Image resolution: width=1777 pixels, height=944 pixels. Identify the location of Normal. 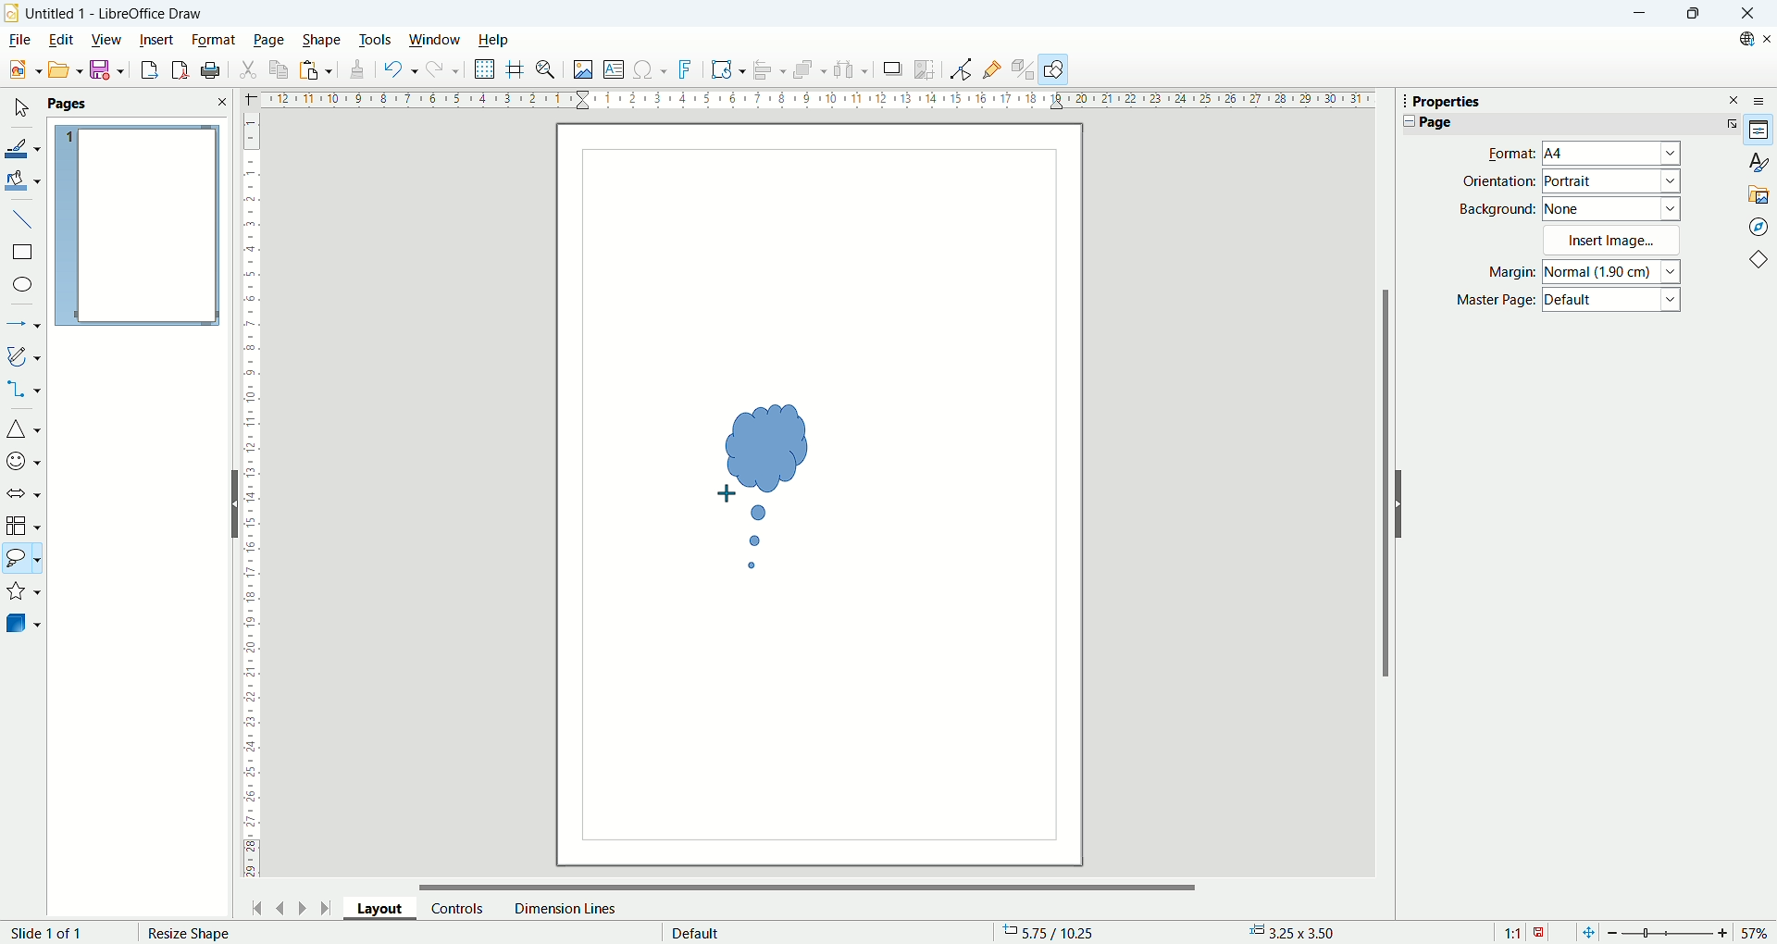
(1613, 271).